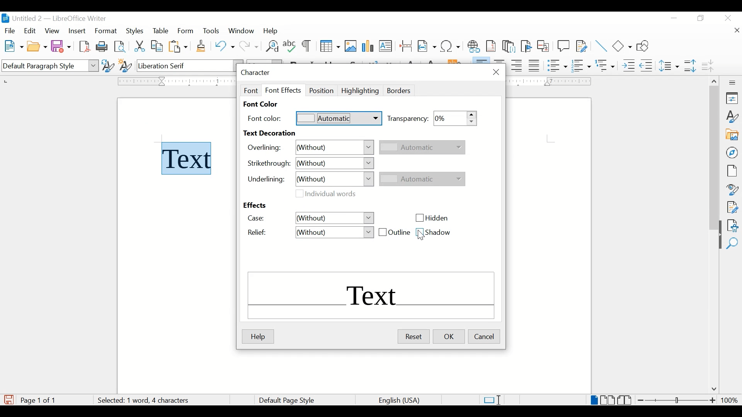 The height and width of the screenshot is (417, 742). What do you see at coordinates (733, 117) in the screenshot?
I see `styles` at bounding box center [733, 117].